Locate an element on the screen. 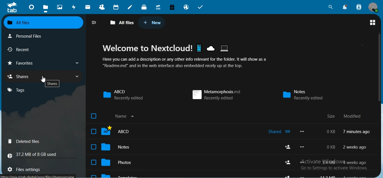 This screenshot has height=178, width=383. reccent is located at coordinates (25, 50).